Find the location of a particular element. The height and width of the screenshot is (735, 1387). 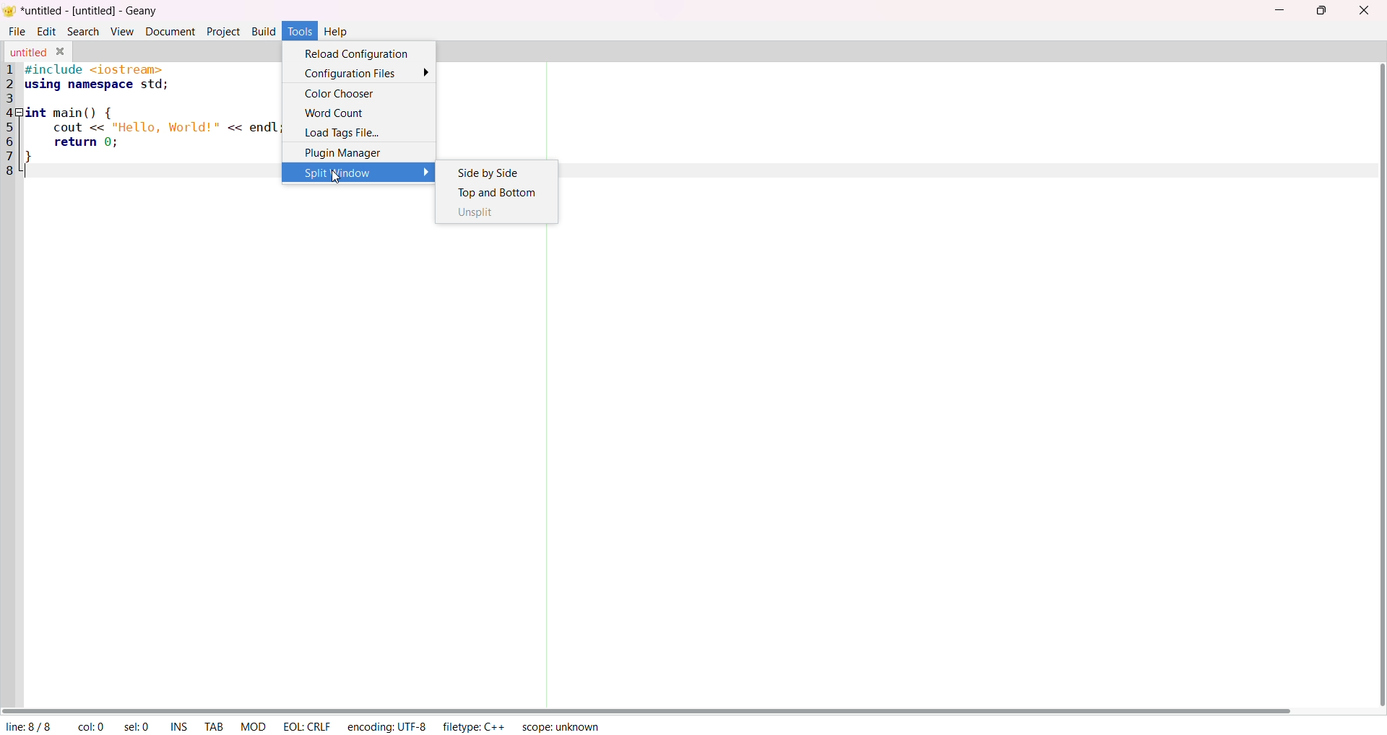

EOL: CRLF is located at coordinates (305, 726).